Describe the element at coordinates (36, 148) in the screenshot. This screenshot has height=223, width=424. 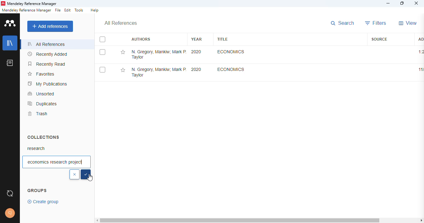
I see `research` at that location.